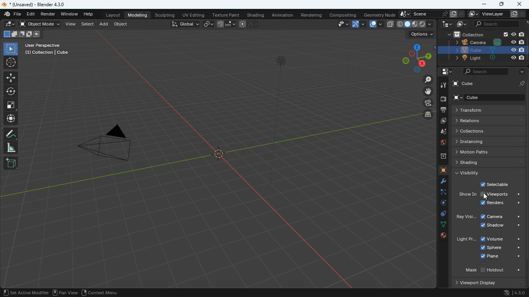  What do you see at coordinates (460, 24) in the screenshot?
I see `image` at bounding box center [460, 24].